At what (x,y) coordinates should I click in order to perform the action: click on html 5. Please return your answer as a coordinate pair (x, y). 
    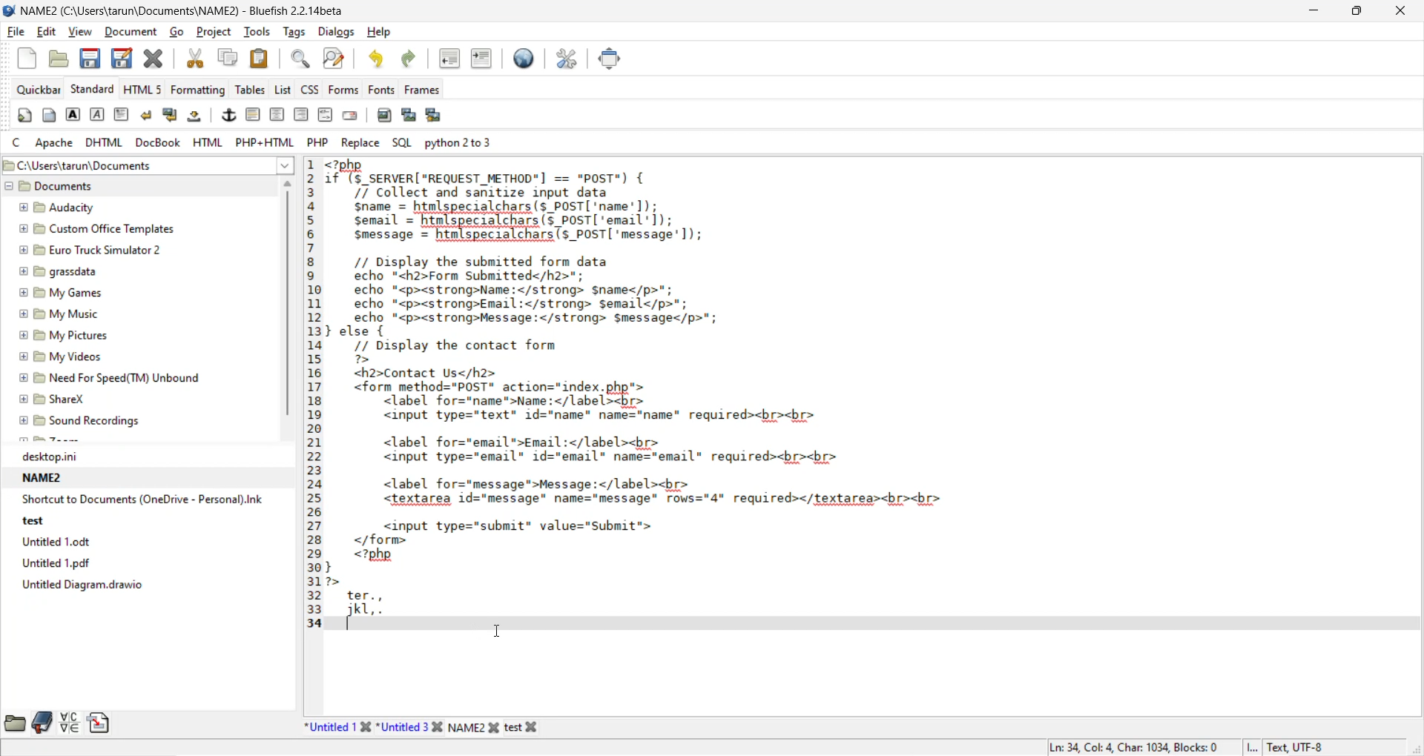
    Looking at the image, I should click on (145, 89).